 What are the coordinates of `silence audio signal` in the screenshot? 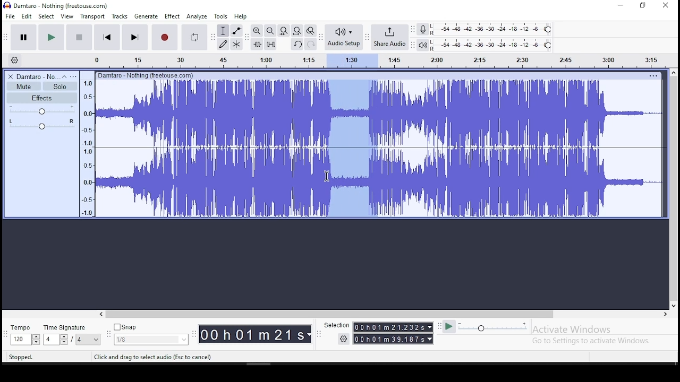 It's located at (271, 44).